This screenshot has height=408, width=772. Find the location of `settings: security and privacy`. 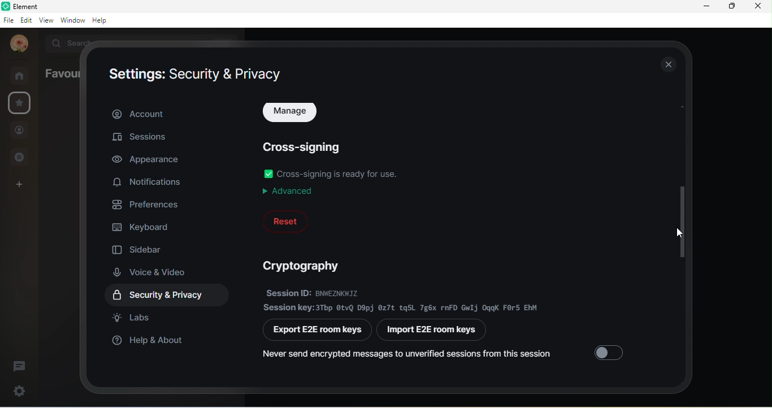

settings: security and privacy is located at coordinates (196, 75).